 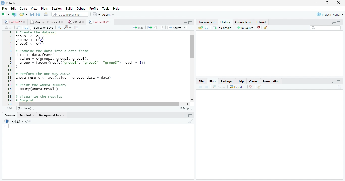 I want to click on Copy pages, so click(x=149, y=27).